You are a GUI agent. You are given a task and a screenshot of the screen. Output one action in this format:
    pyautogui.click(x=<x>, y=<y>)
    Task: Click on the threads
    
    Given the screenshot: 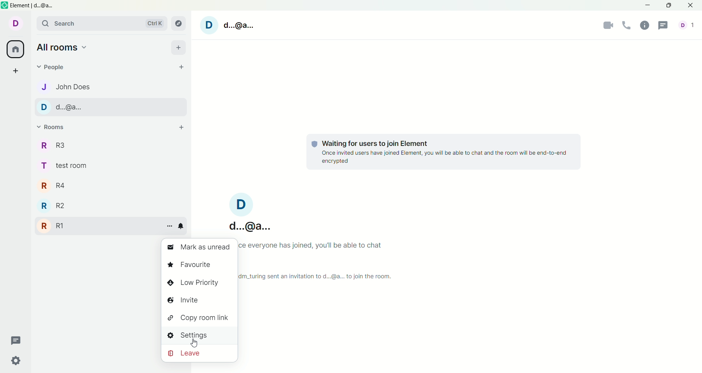 What is the action you would take?
    pyautogui.click(x=15, y=340)
    